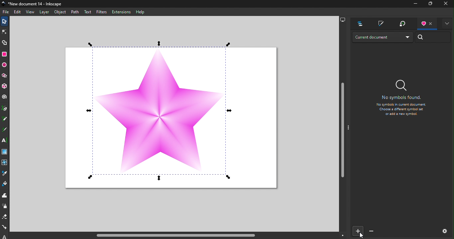 The image size is (454, 239). Describe the element at coordinates (370, 231) in the screenshot. I see `Convert selected symbol to object` at that location.